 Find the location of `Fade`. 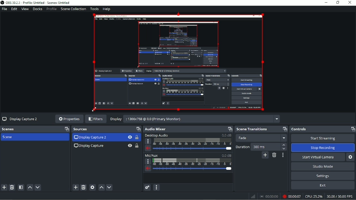

Fade is located at coordinates (262, 138).